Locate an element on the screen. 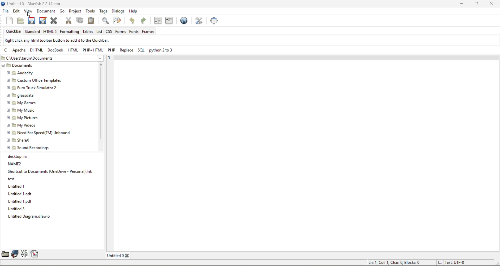  ory is located at coordinates (12, 178).